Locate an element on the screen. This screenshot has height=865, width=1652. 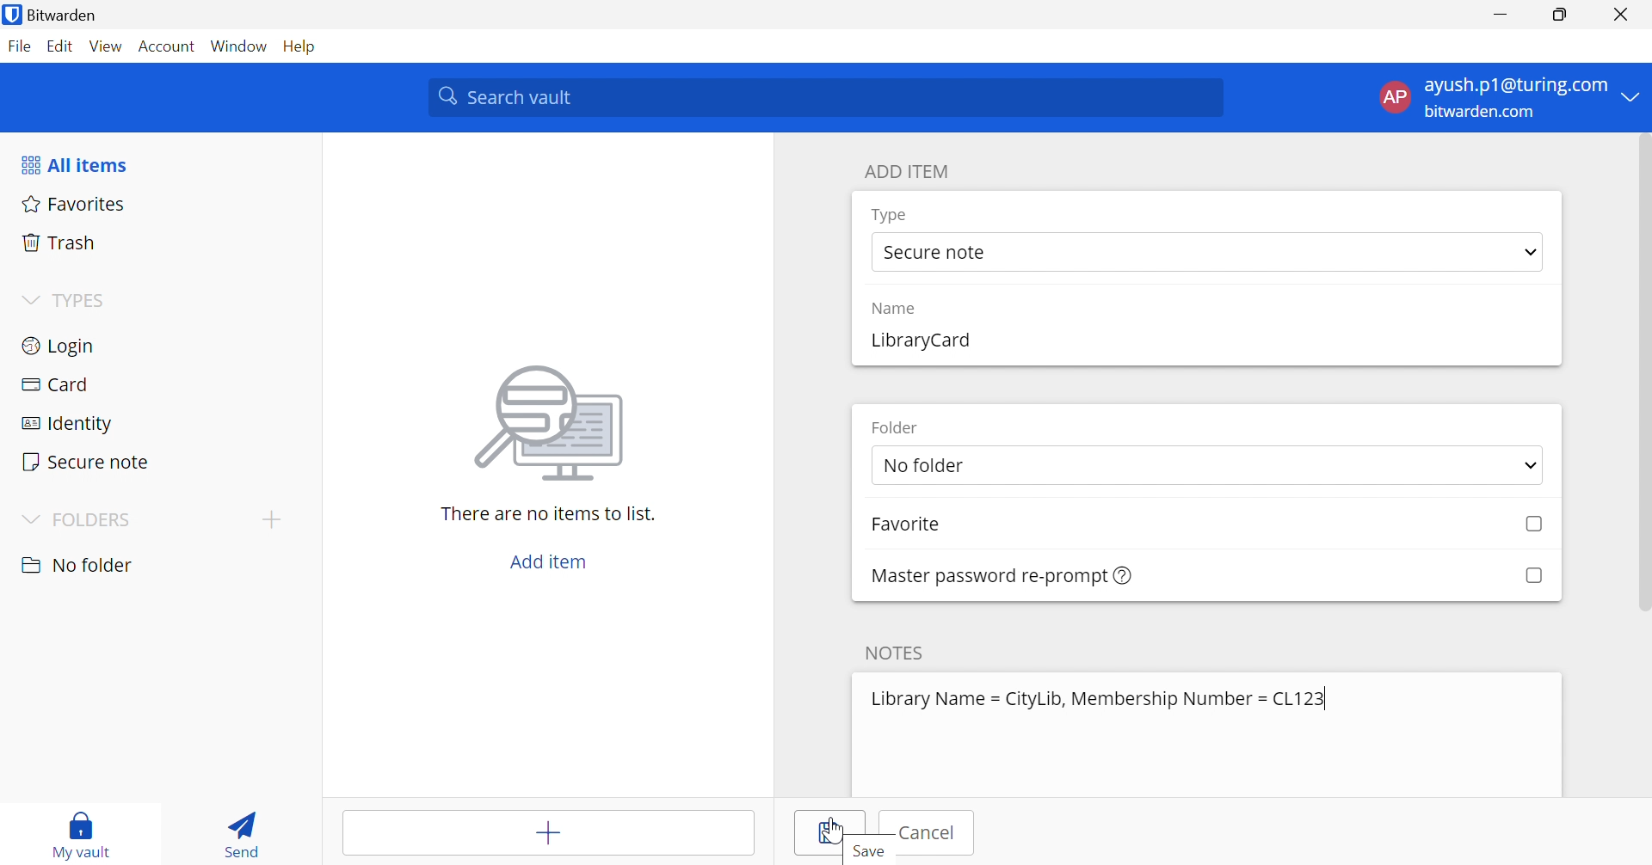
Card is located at coordinates (154, 381).